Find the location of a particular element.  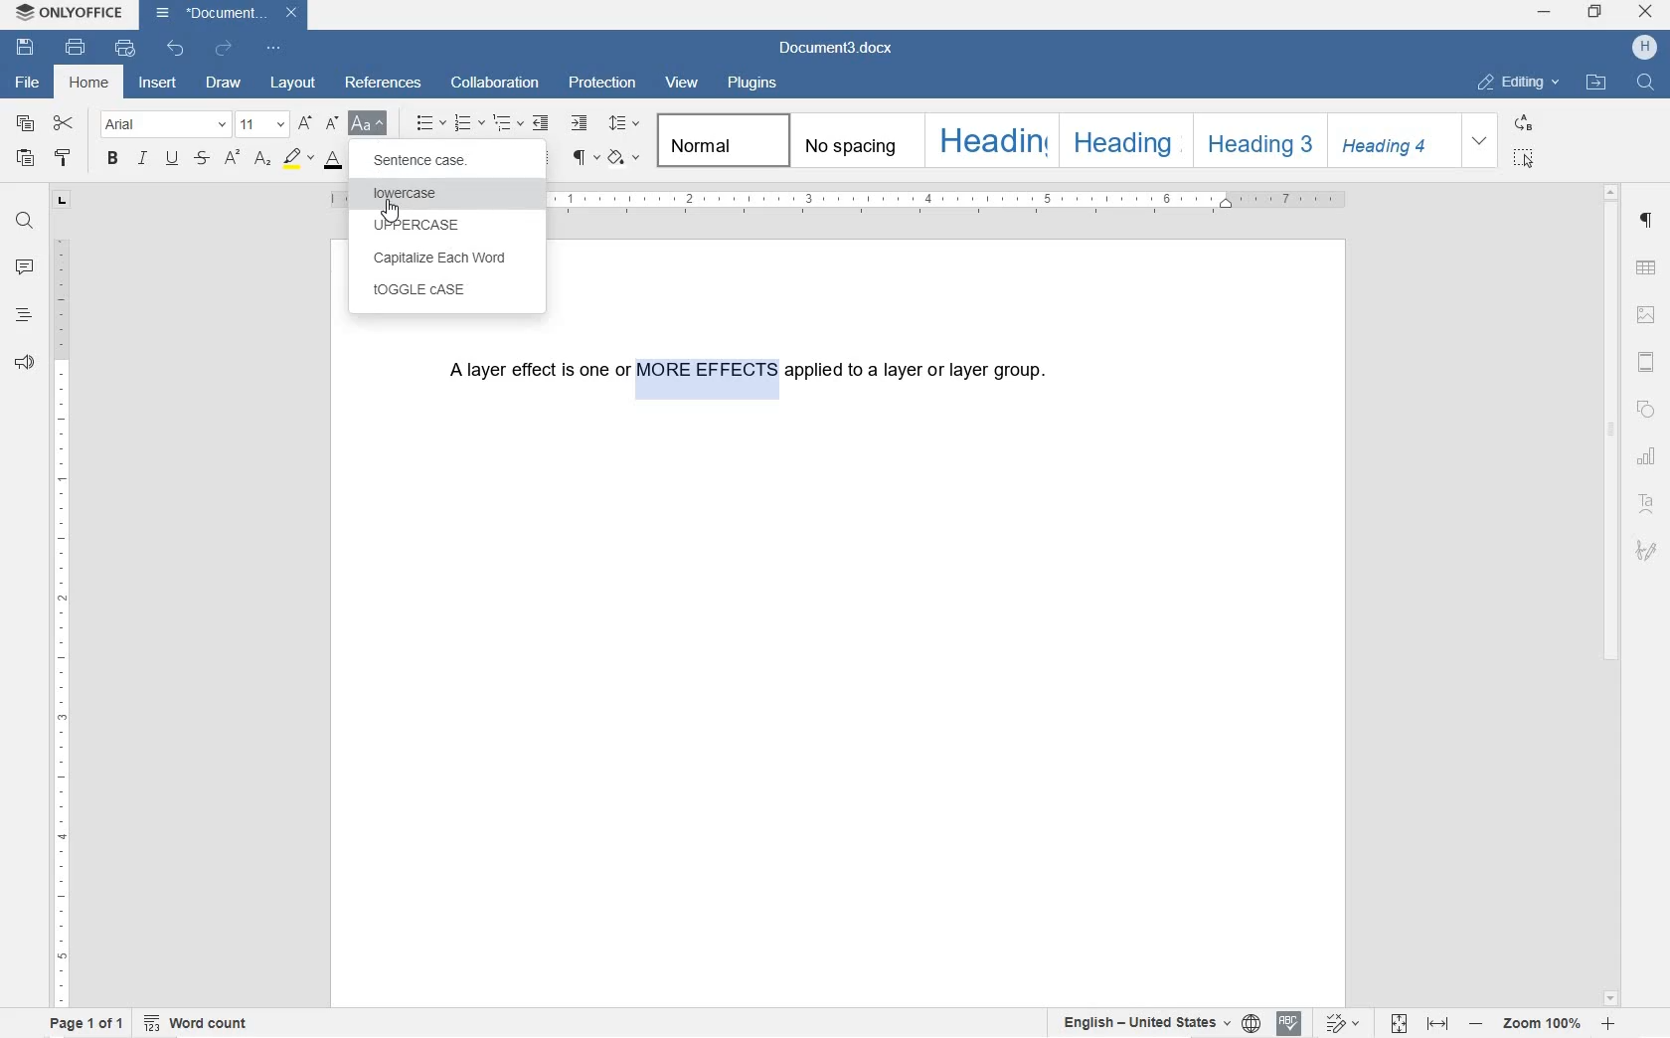

CLOSE is located at coordinates (1646, 14).